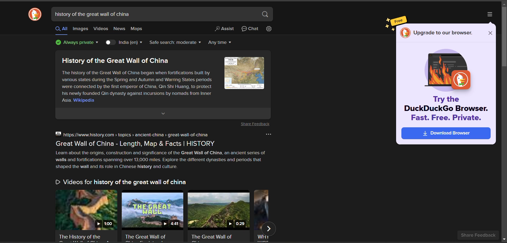 The image size is (507, 243). Describe the element at coordinates (269, 30) in the screenshot. I see `change search settings` at that location.